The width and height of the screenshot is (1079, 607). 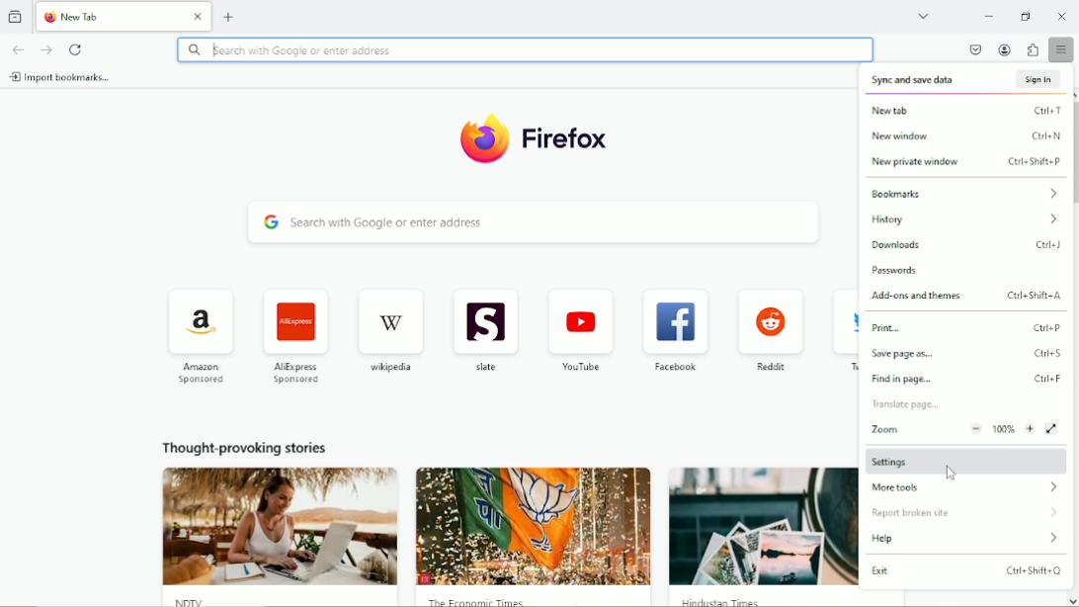 What do you see at coordinates (15, 18) in the screenshot?
I see `view recent browsing` at bounding box center [15, 18].